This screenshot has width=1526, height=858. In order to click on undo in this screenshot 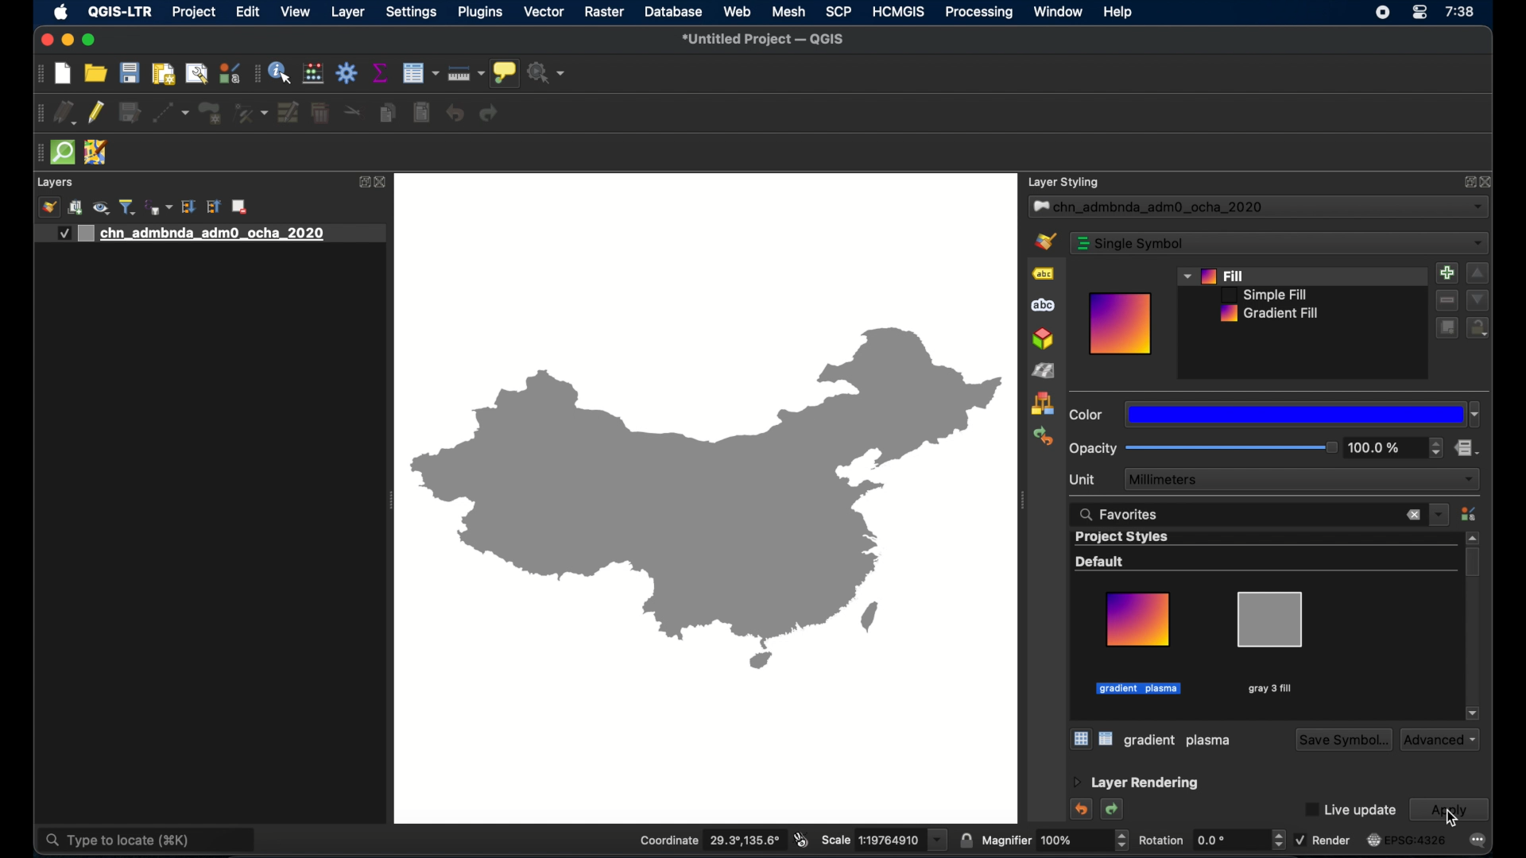, I will do `click(455, 113)`.